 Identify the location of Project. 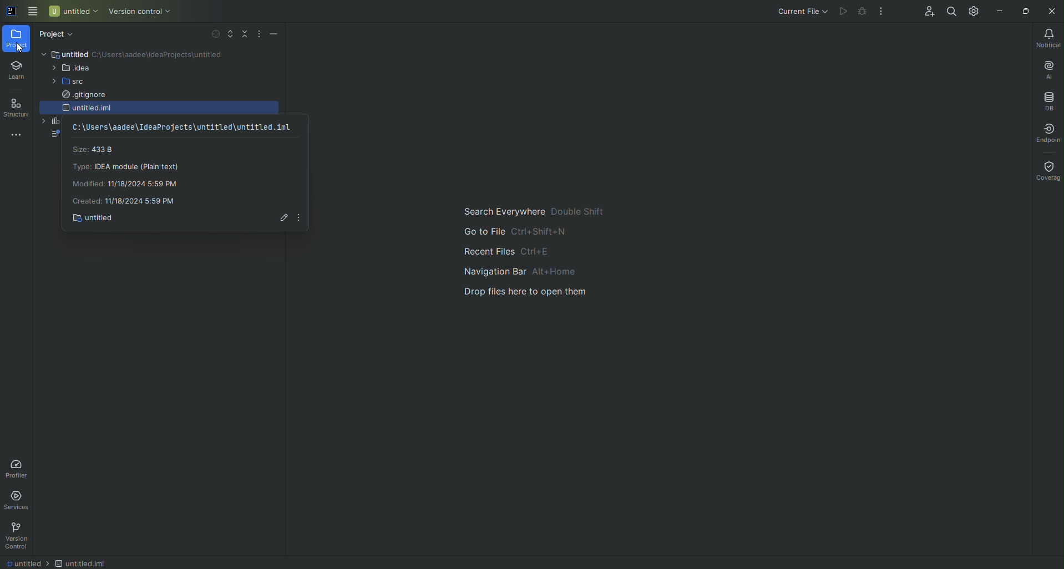
(18, 37).